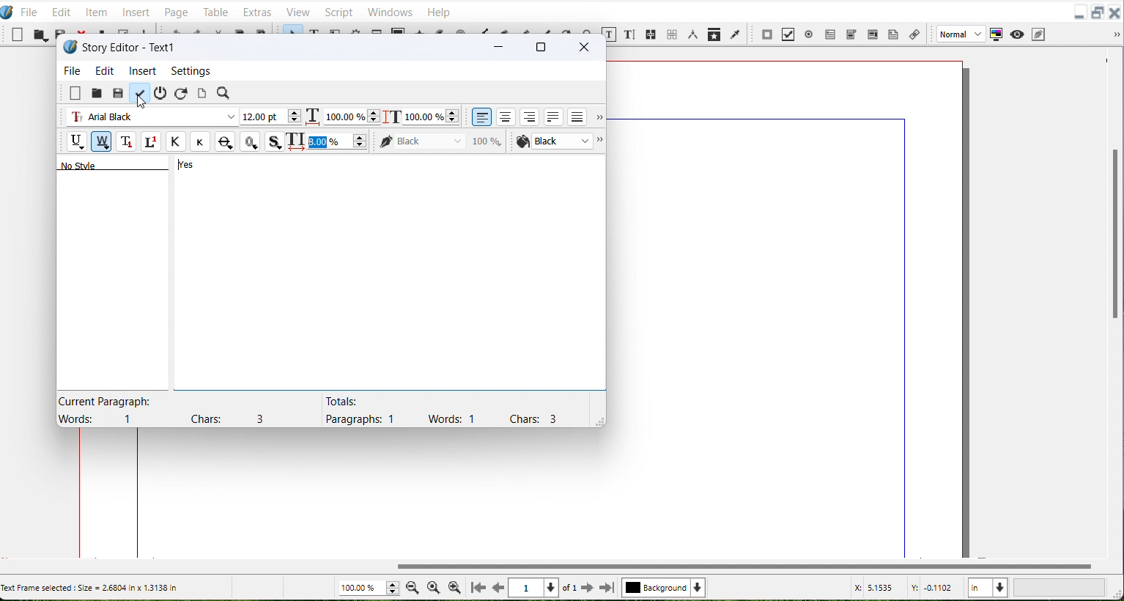  What do you see at coordinates (508, 116) in the screenshot?
I see `Align text center` at bounding box center [508, 116].